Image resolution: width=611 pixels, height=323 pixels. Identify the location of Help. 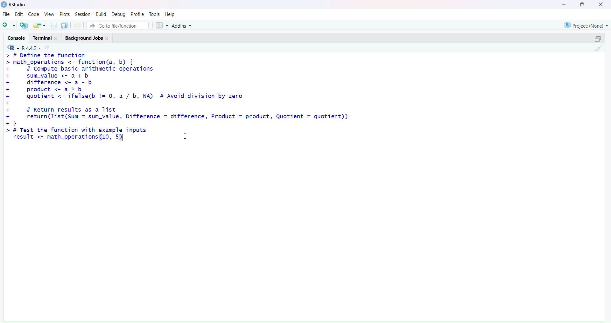
(171, 14).